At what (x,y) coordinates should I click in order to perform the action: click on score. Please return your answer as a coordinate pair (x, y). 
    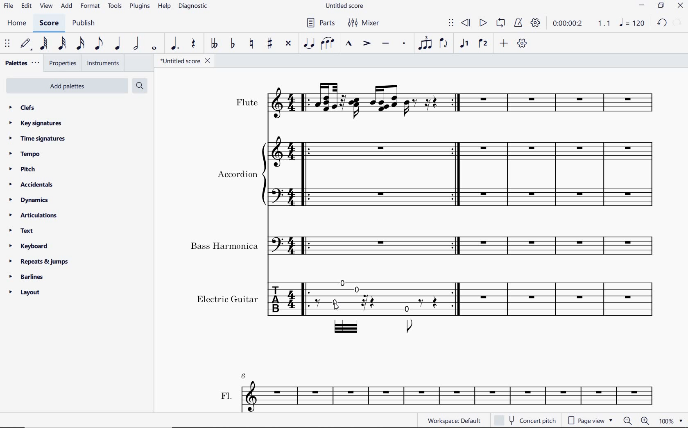
    Looking at the image, I should click on (50, 23).